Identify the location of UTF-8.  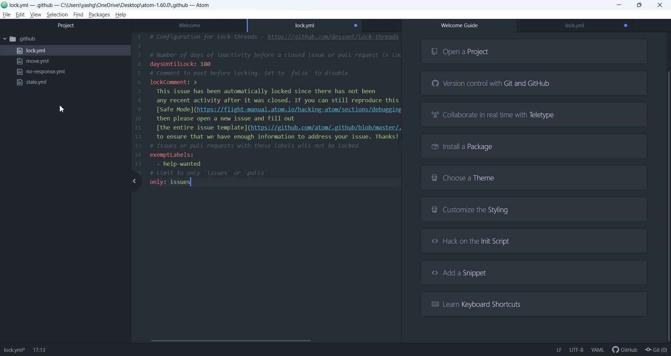
(576, 350).